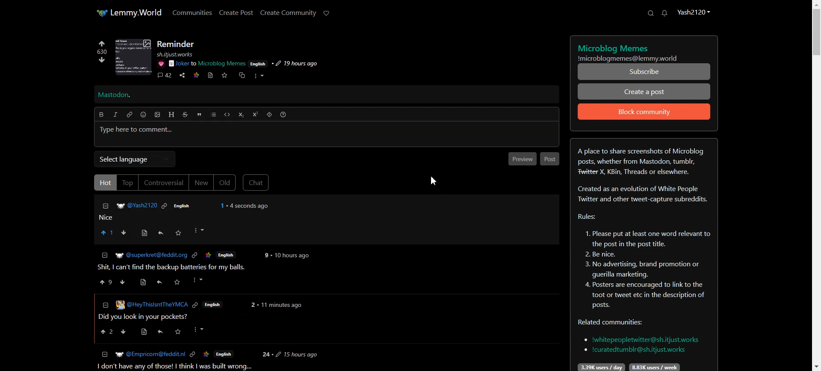  Describe the element at coordinates (201, 280) in the screenshot. I see `` at that location.